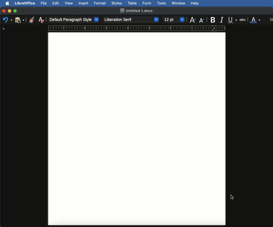  Describe the element at coordinates (116, 3) in the screenshot. I see `Styles` at that location.